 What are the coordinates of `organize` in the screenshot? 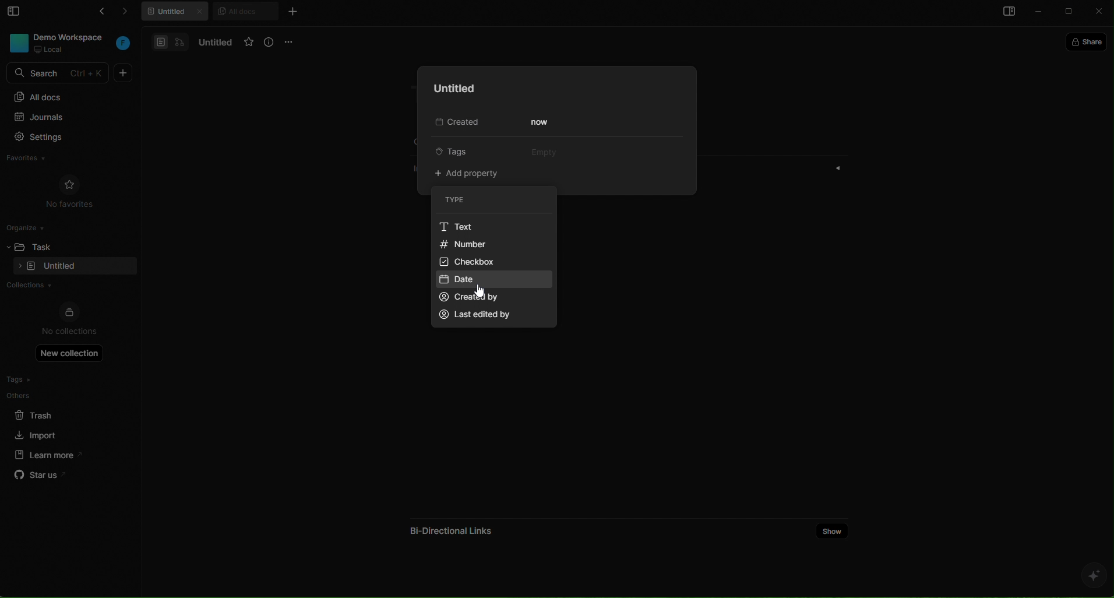 It's located at (30, 227).